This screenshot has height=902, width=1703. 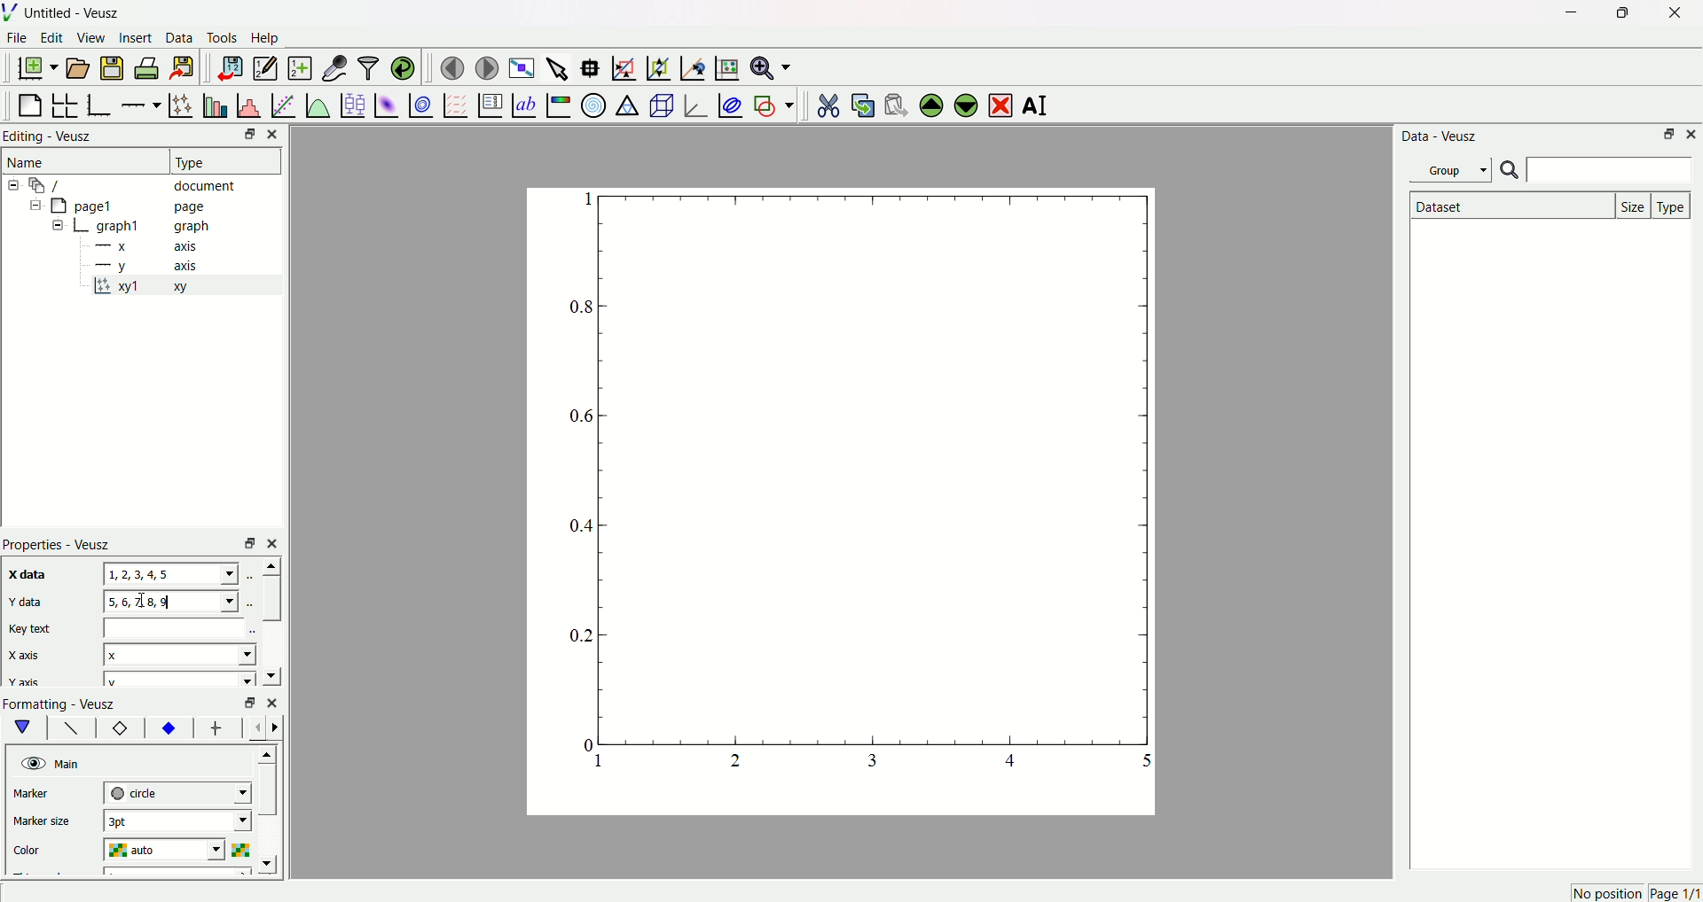 What do you see at coordinates (67, 103) in the screenshot?
I see `arrange graphs` at bounding box center [67, 103].